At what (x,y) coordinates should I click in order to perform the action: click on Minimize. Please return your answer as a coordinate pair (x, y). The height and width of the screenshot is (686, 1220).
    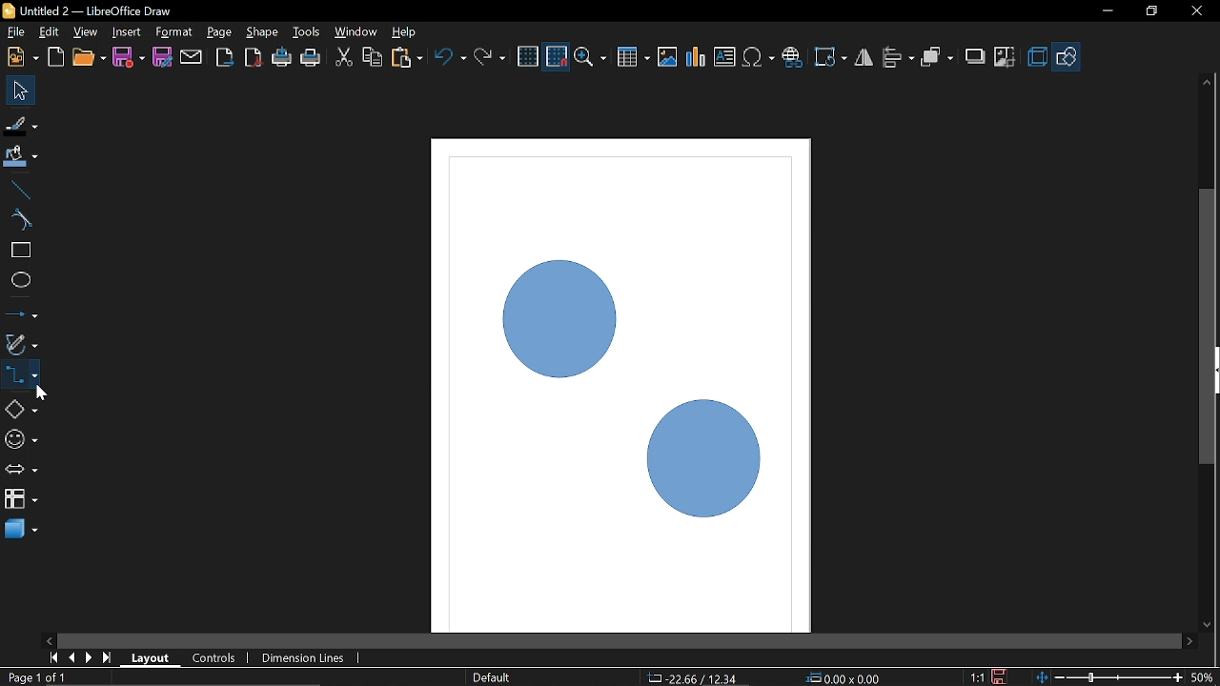
    Looking at the image, I should click on (1103, 14).